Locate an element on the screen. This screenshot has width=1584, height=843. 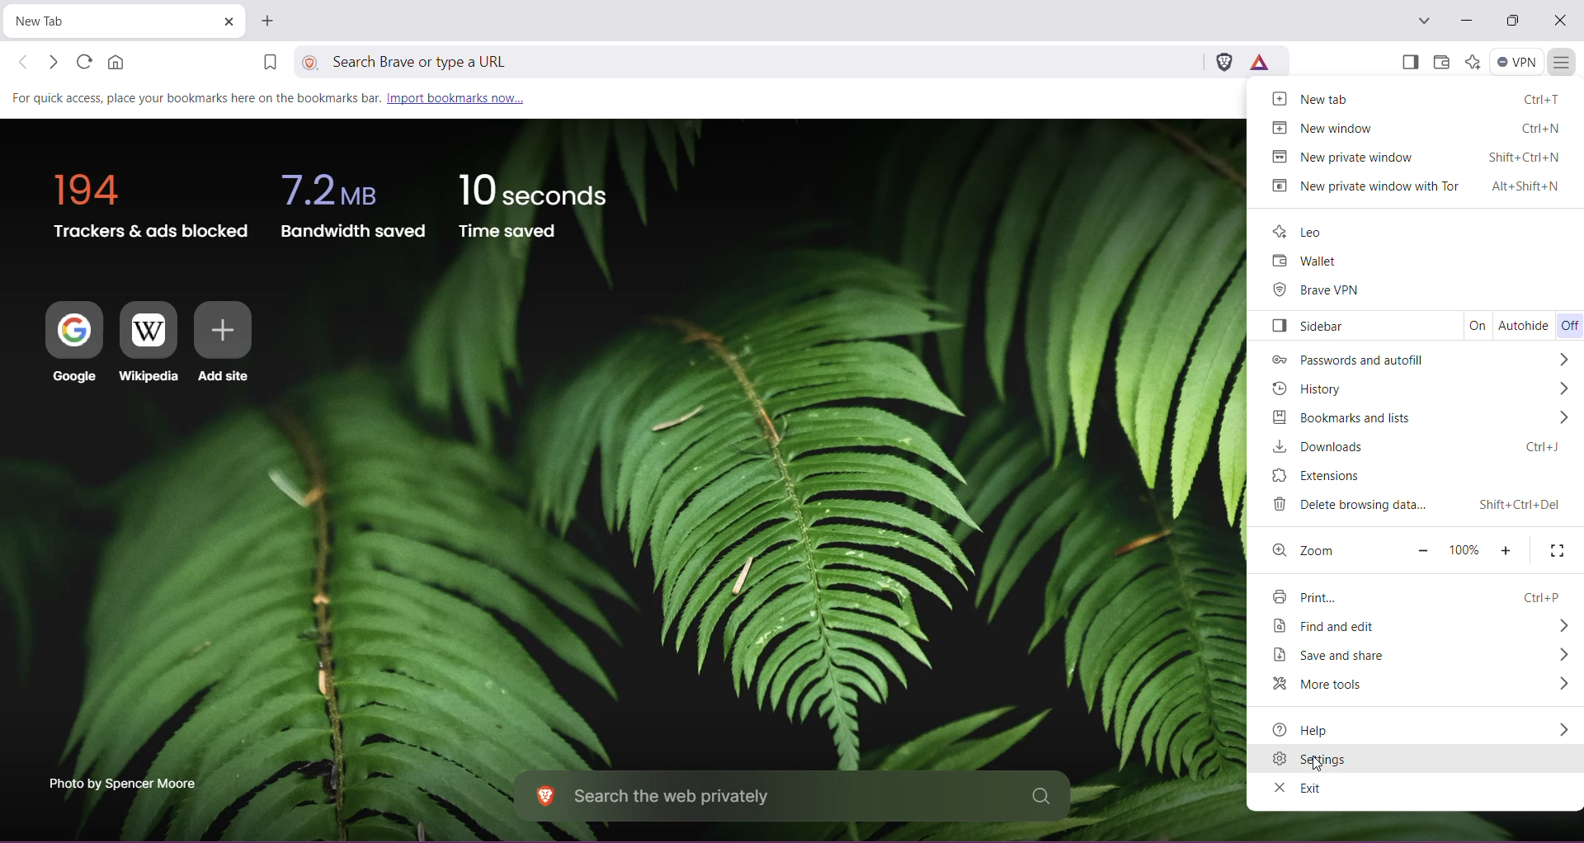
Google is located at coordinates (66, 343).